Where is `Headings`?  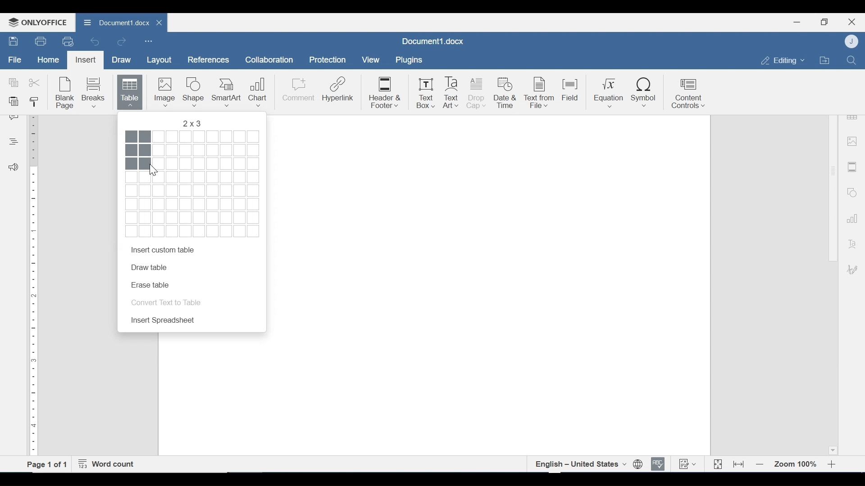
Headings is located at coordinates (13, 140).